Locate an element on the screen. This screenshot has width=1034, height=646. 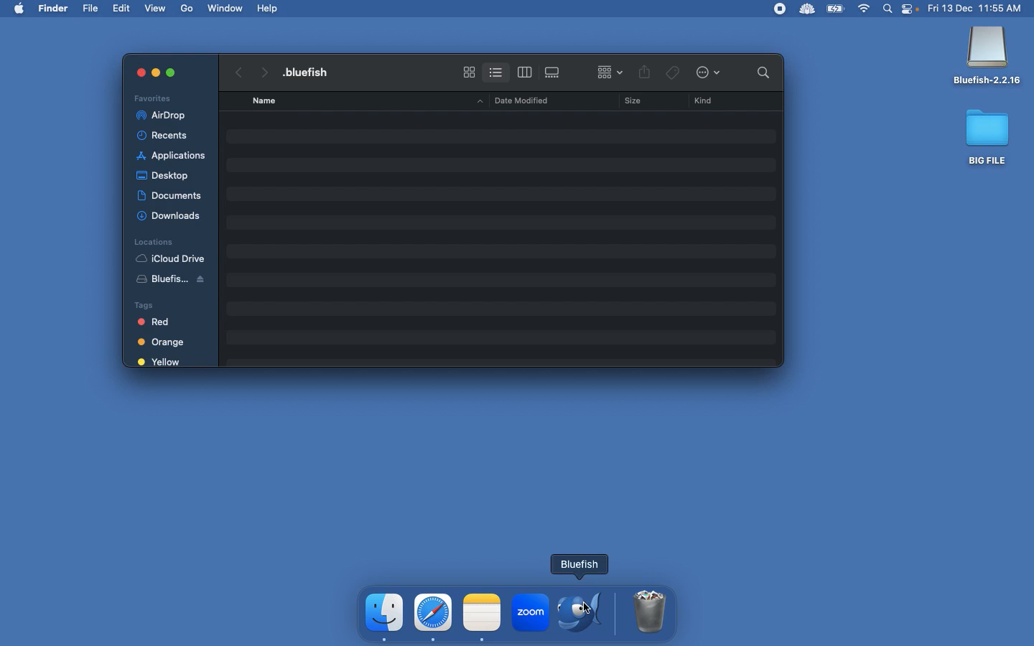
Bluefish is located at coordinates (177, 281).